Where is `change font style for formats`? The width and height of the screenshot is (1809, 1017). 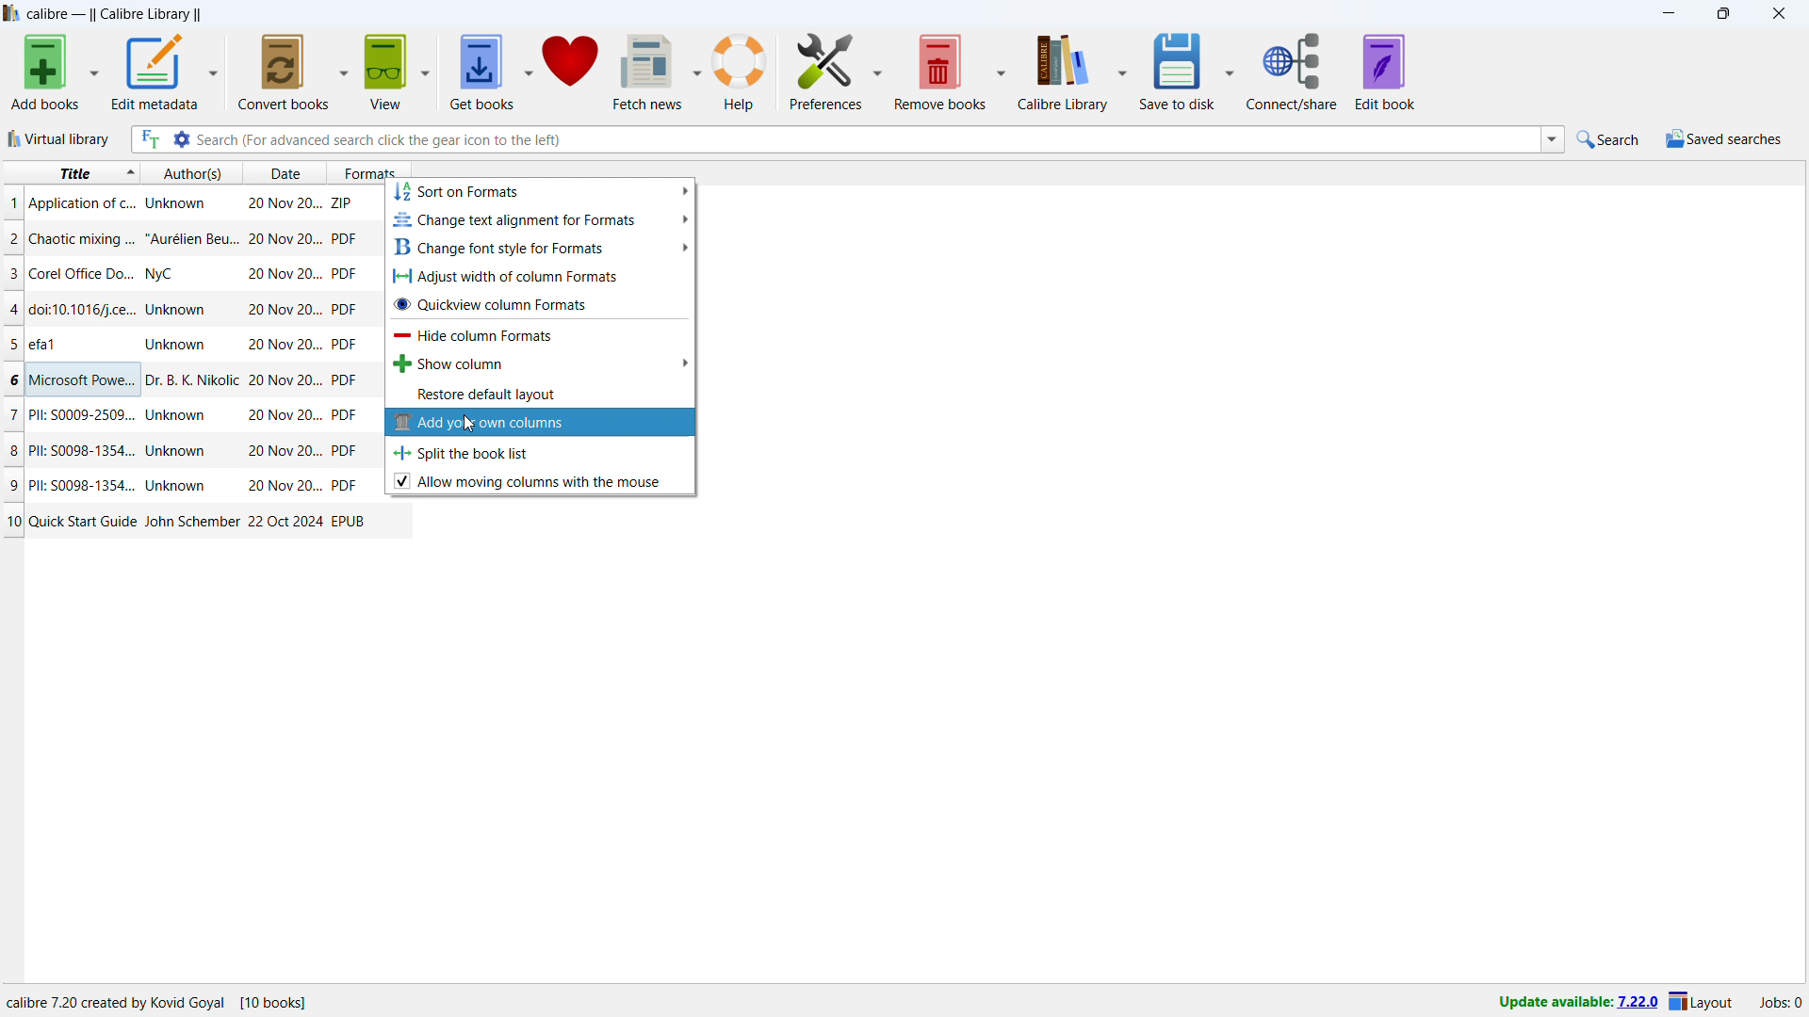
change font style for formats is located at coordinates (540, 246).